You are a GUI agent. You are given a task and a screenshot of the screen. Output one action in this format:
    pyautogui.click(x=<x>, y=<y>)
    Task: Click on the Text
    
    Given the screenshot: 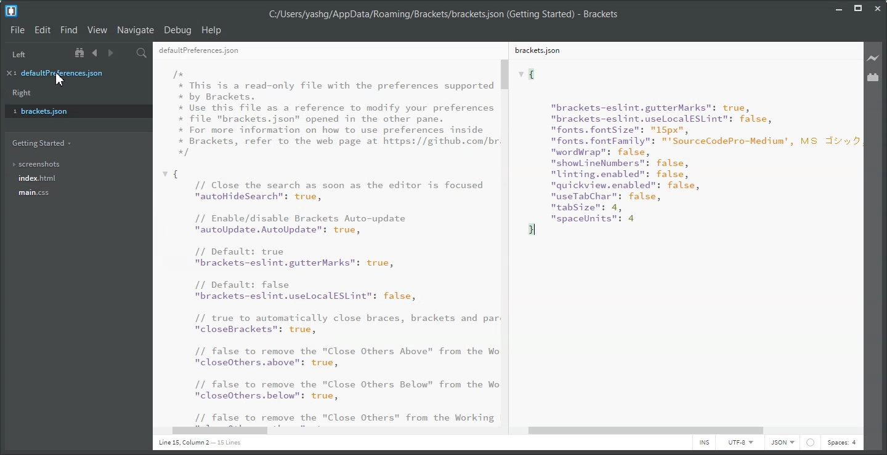 What is the action you would take?
    pyautogui.click(x=681, y=241)
    